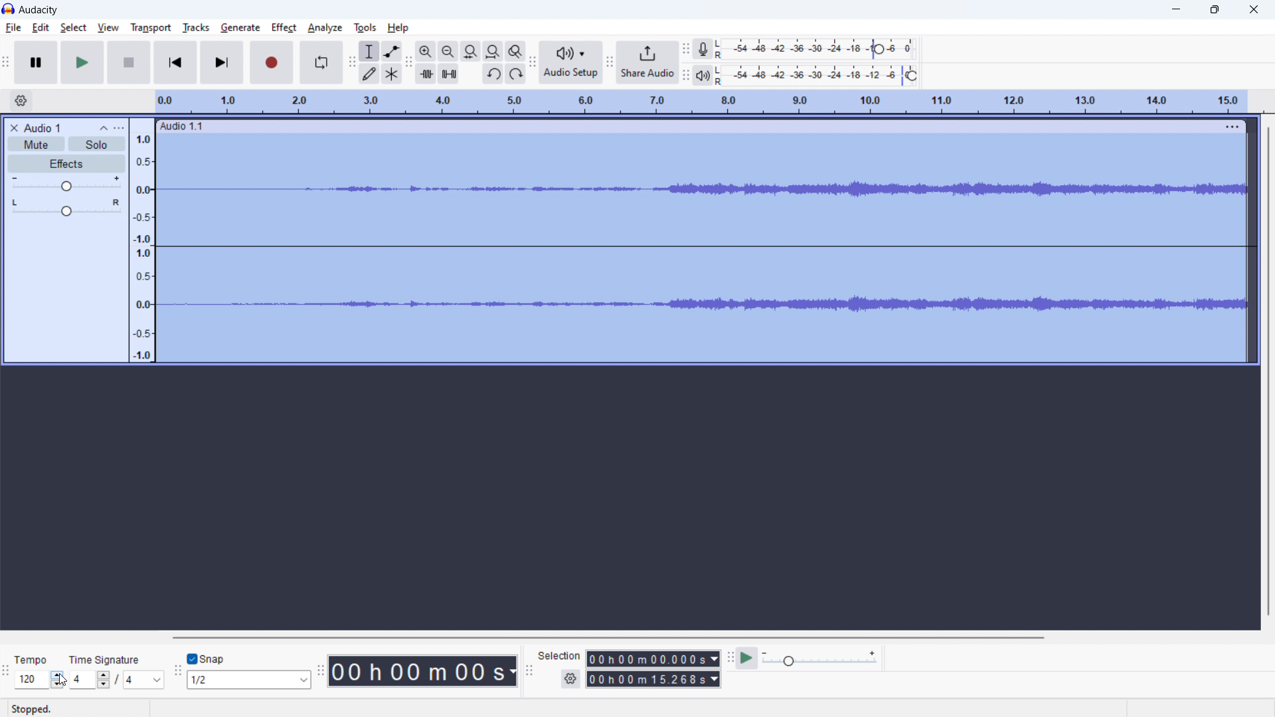 Image resolution: width=1275 pixels, height=717 pixels. What do you see at coordinates (39, 11) in the screenshot?
I see `title` at bounding box center [39, 11].